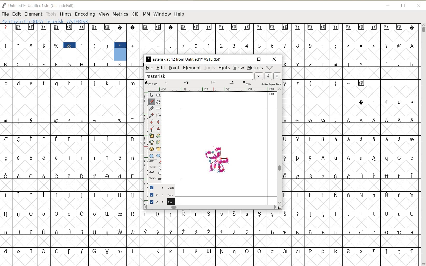 The image size is (426, 266). I want to click on CLOSE, so click(274, 59).